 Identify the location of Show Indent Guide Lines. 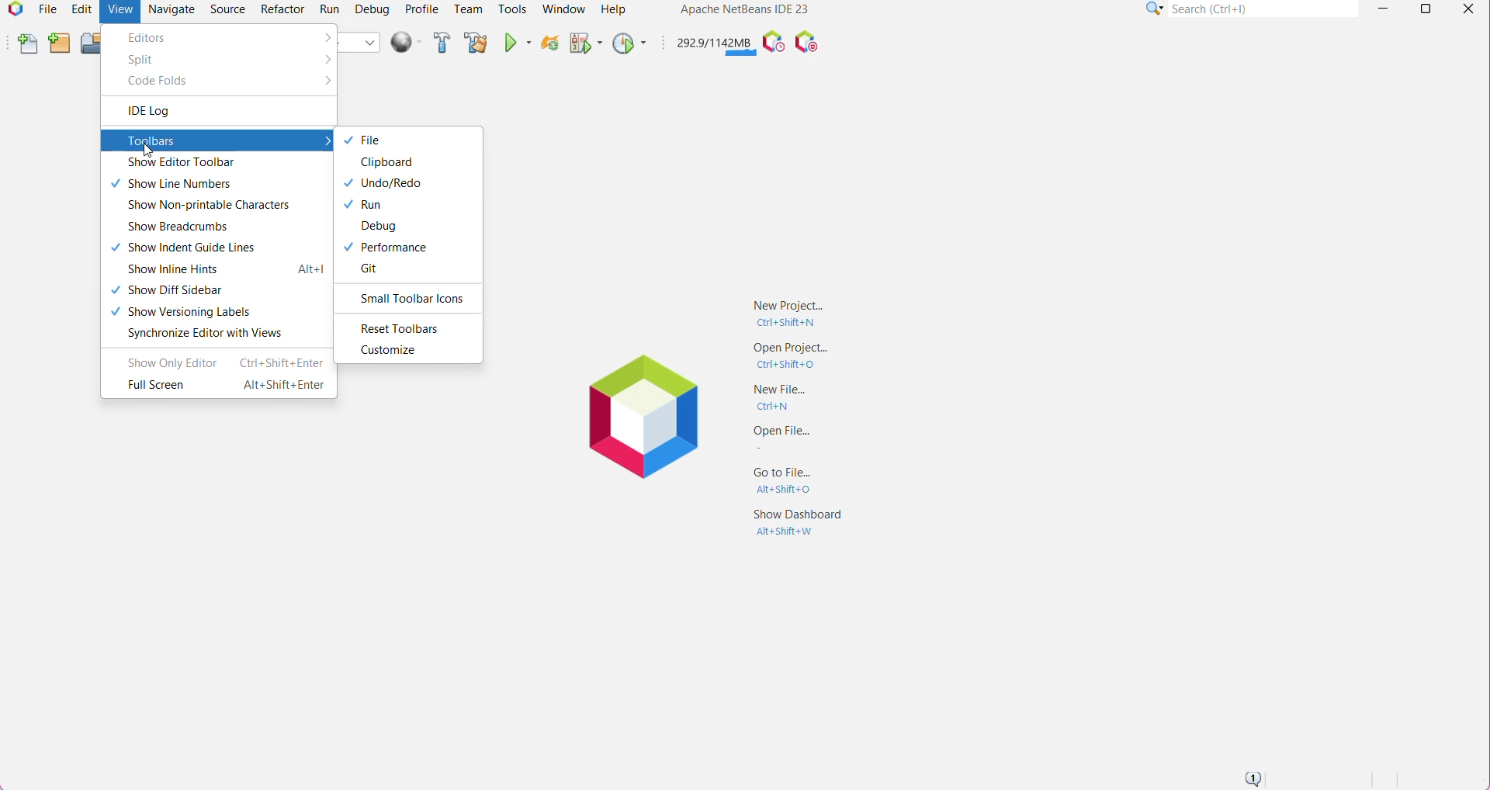
(196, 249).